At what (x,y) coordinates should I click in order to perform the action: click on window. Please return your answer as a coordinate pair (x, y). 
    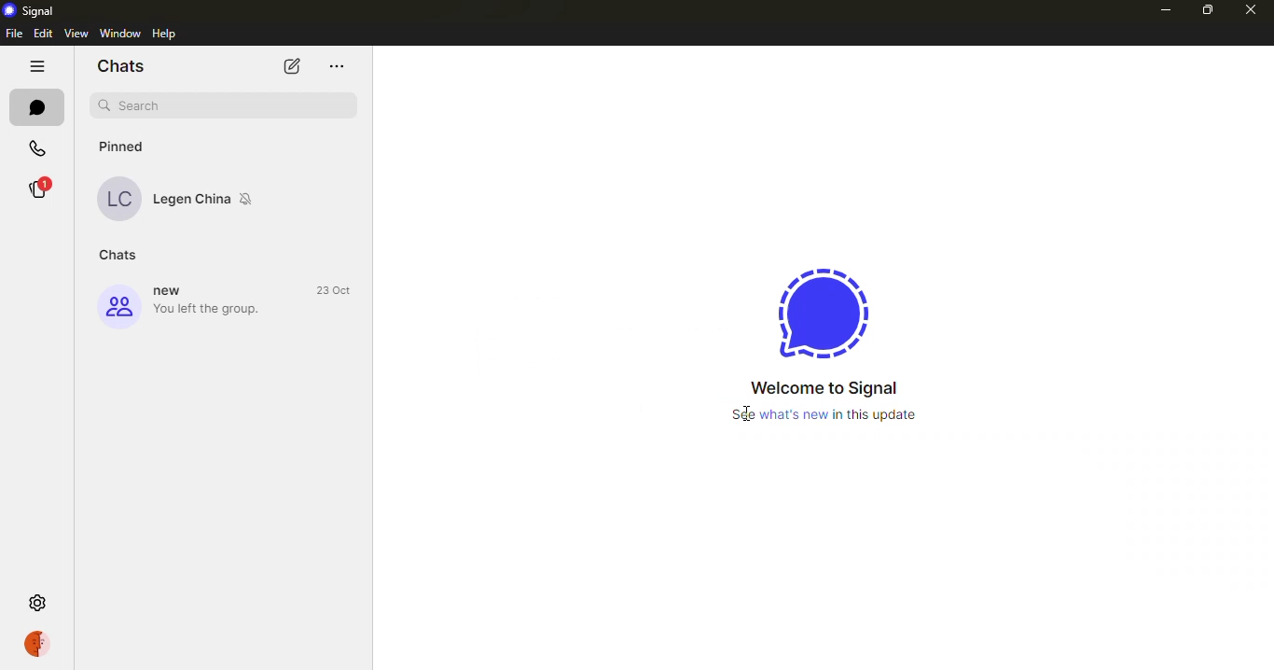
    Looking at the image, I should click on (120, 33).